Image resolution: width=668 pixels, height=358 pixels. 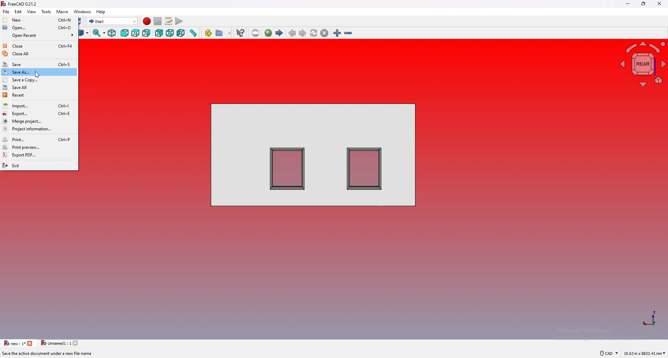 I want to click on record macros, so click(x=147, y=21).